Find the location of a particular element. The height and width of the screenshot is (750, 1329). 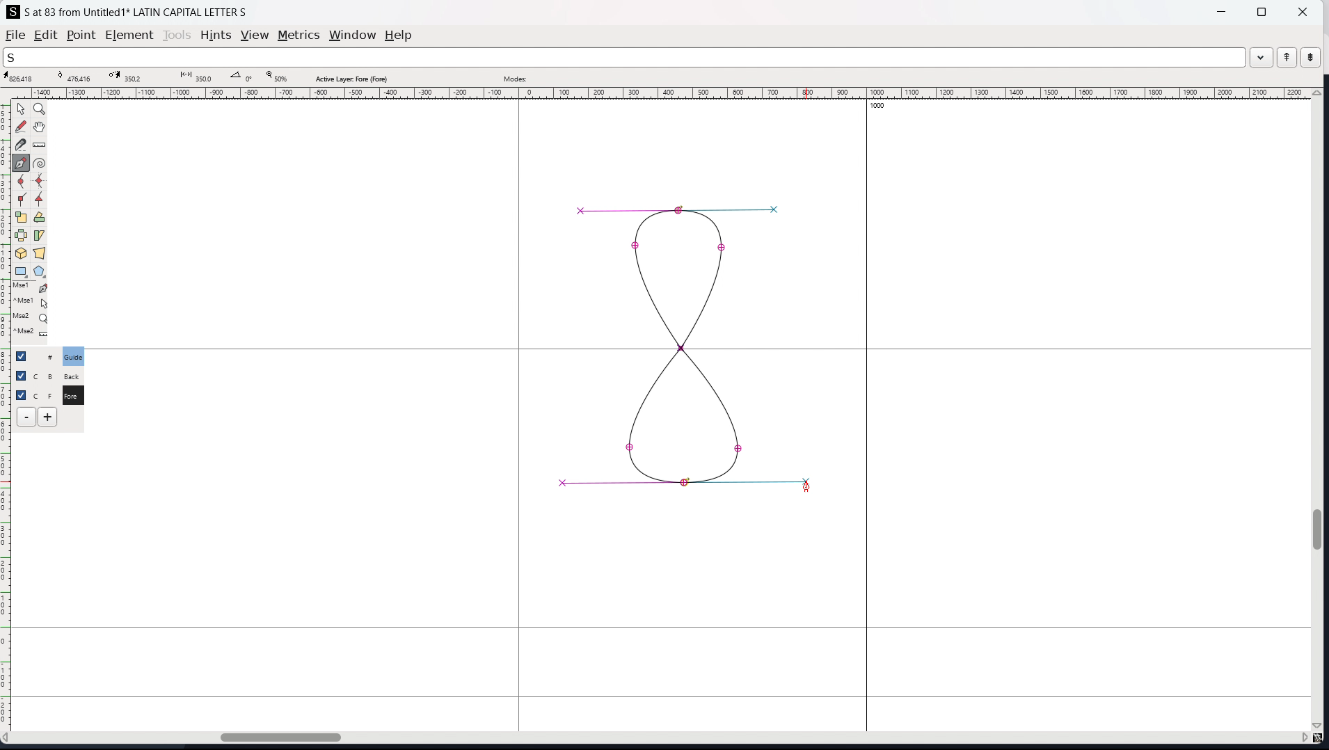

^Mse2 is located at coordinates (32, 334).